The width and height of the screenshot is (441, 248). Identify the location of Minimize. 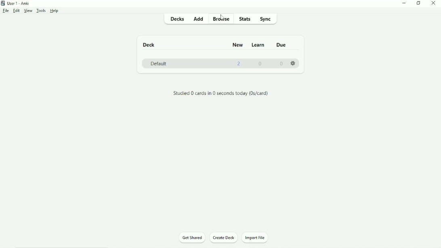
(404, 4).